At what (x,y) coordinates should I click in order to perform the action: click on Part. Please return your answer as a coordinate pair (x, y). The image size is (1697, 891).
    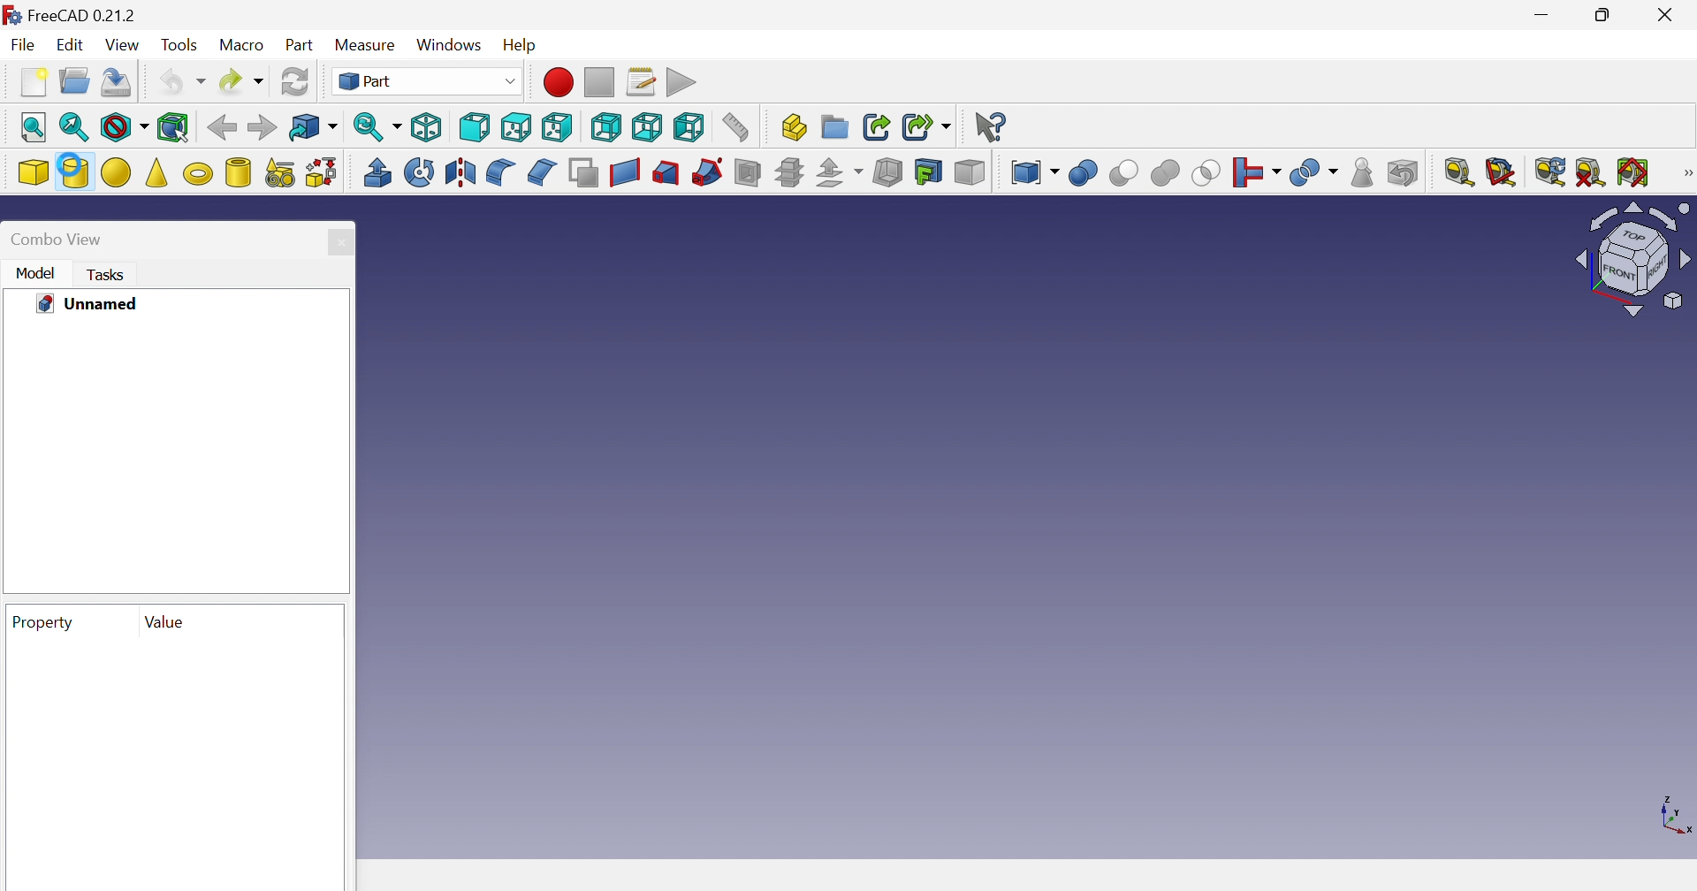
    Looking at the image, I should click on (432, 81).